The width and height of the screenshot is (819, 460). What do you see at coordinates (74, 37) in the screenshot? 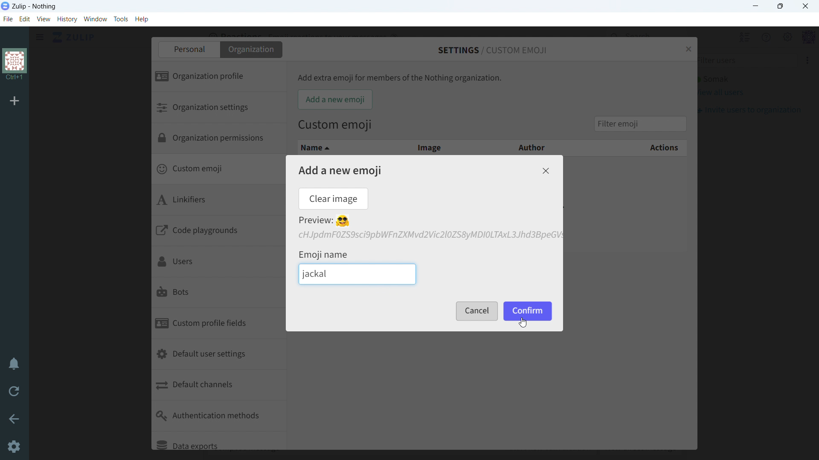
I see `go to home view` at bounding box center [74, 37].